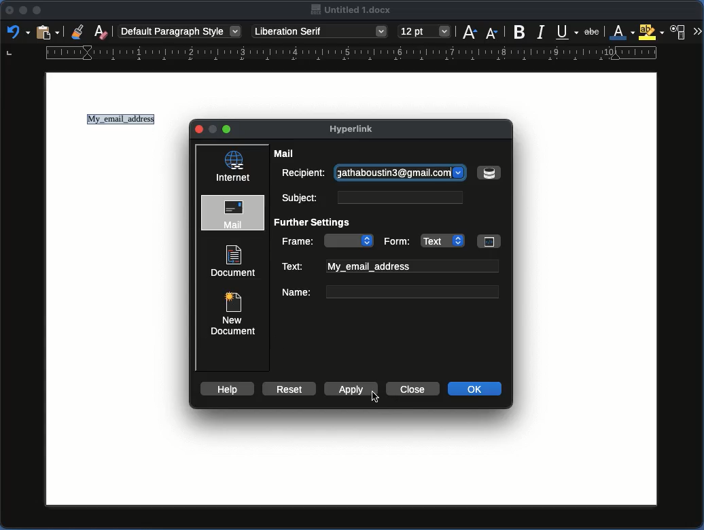  I want to click on Form, so click(440, 240).